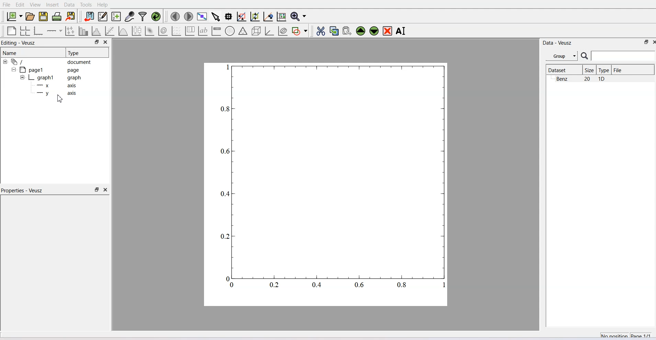 This screenshot has height=340, width=656. What do you see at coordinates (30, 16) in the screenshot?
I see `Open a document` at bounding box center [30, 16].